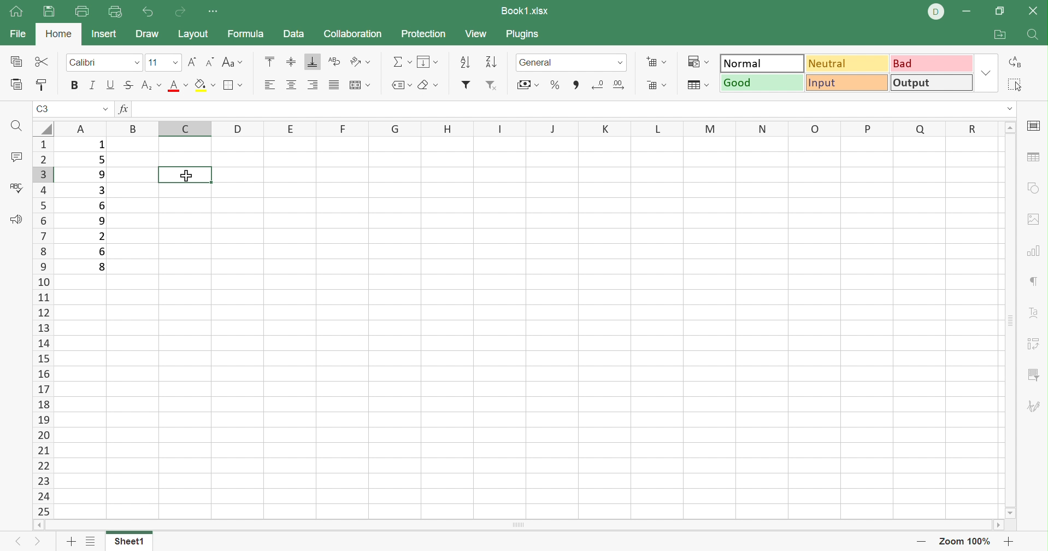  I want to click on Strikethrough, so click(129, 85).